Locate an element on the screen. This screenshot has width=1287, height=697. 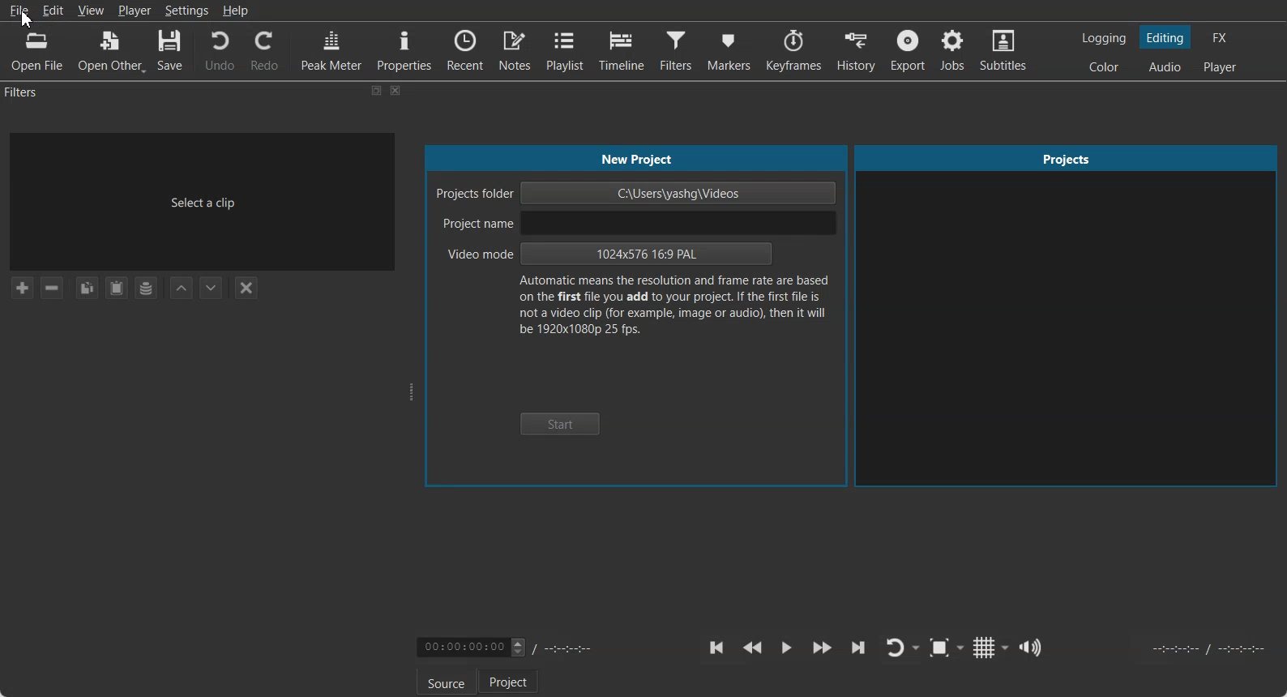
Skip to the previous point is located at coordinates (717, 648).